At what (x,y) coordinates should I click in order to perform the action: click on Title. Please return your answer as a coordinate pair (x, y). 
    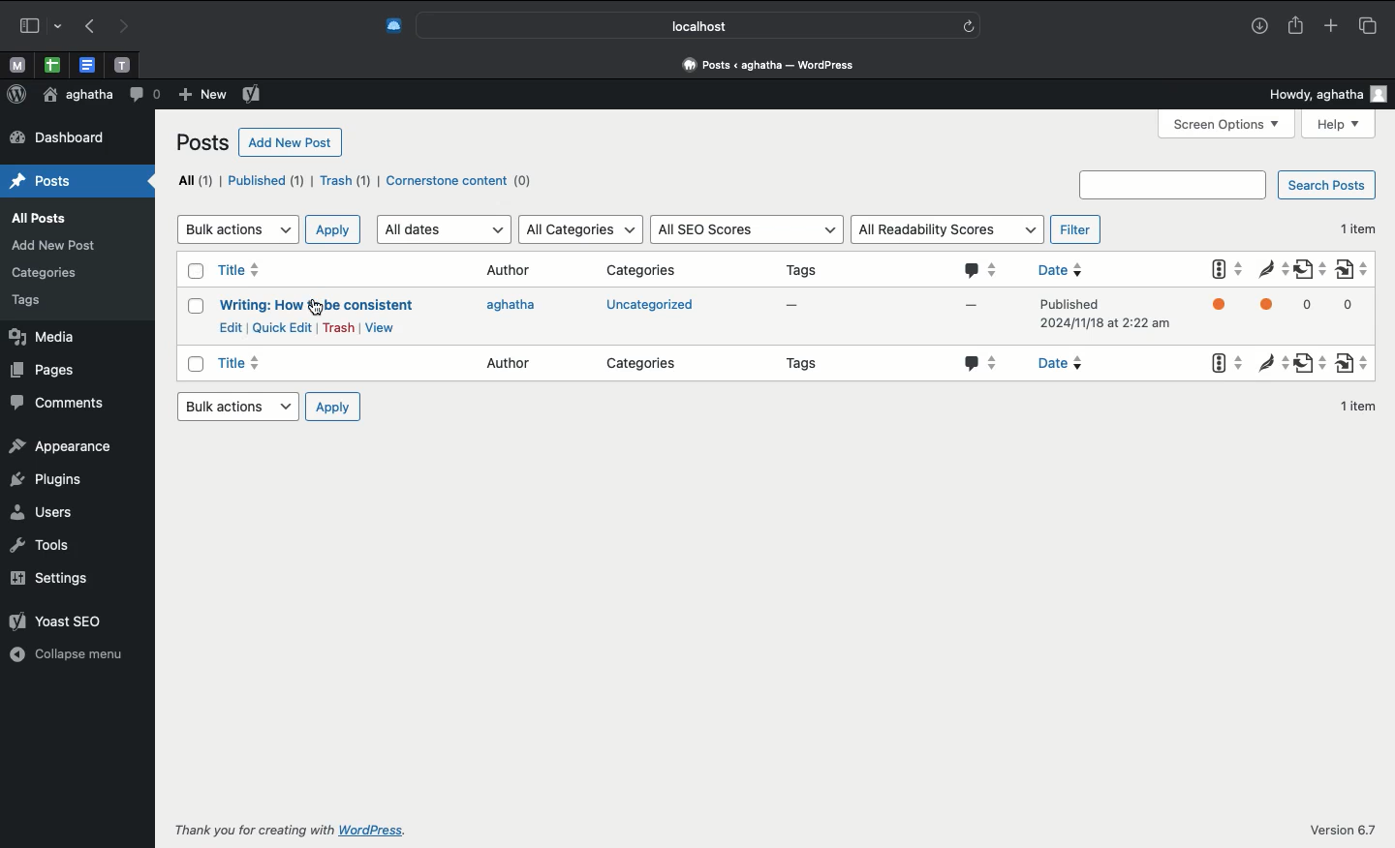
    Looking at the image, I should click on (248, 366).